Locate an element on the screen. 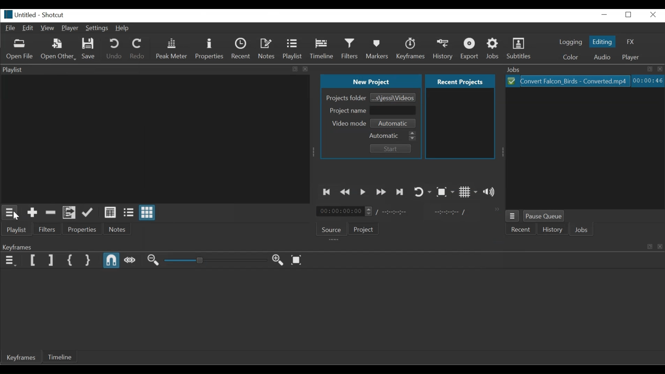 This screenshot has height=374, width=665. In point is located at coordinates (450, 212).